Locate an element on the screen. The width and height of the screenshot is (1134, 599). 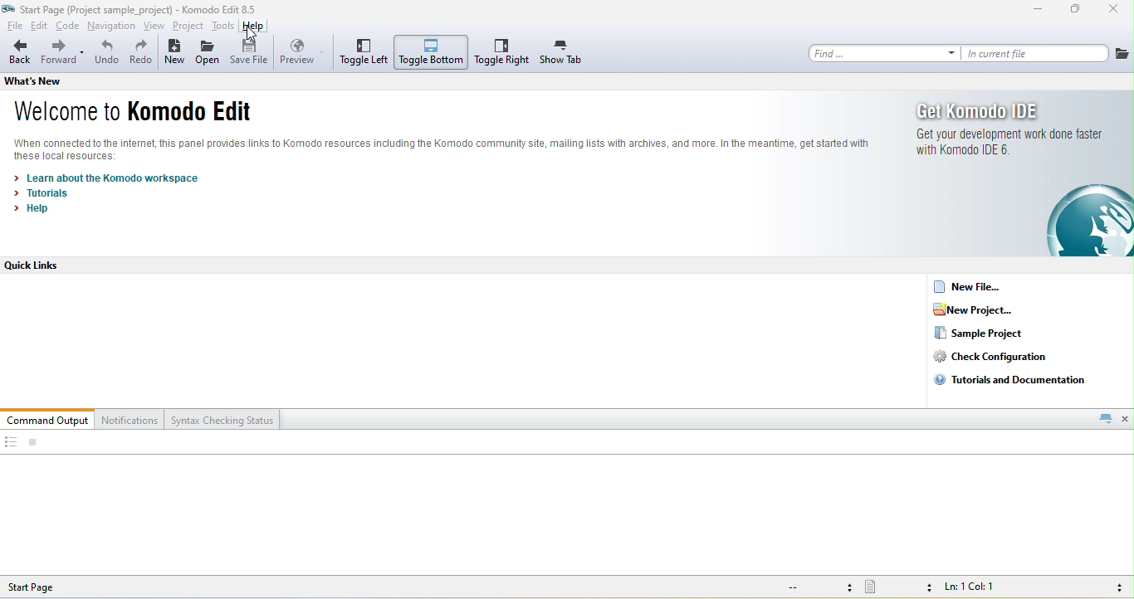
toggle view is located at coordinates (10, 443).